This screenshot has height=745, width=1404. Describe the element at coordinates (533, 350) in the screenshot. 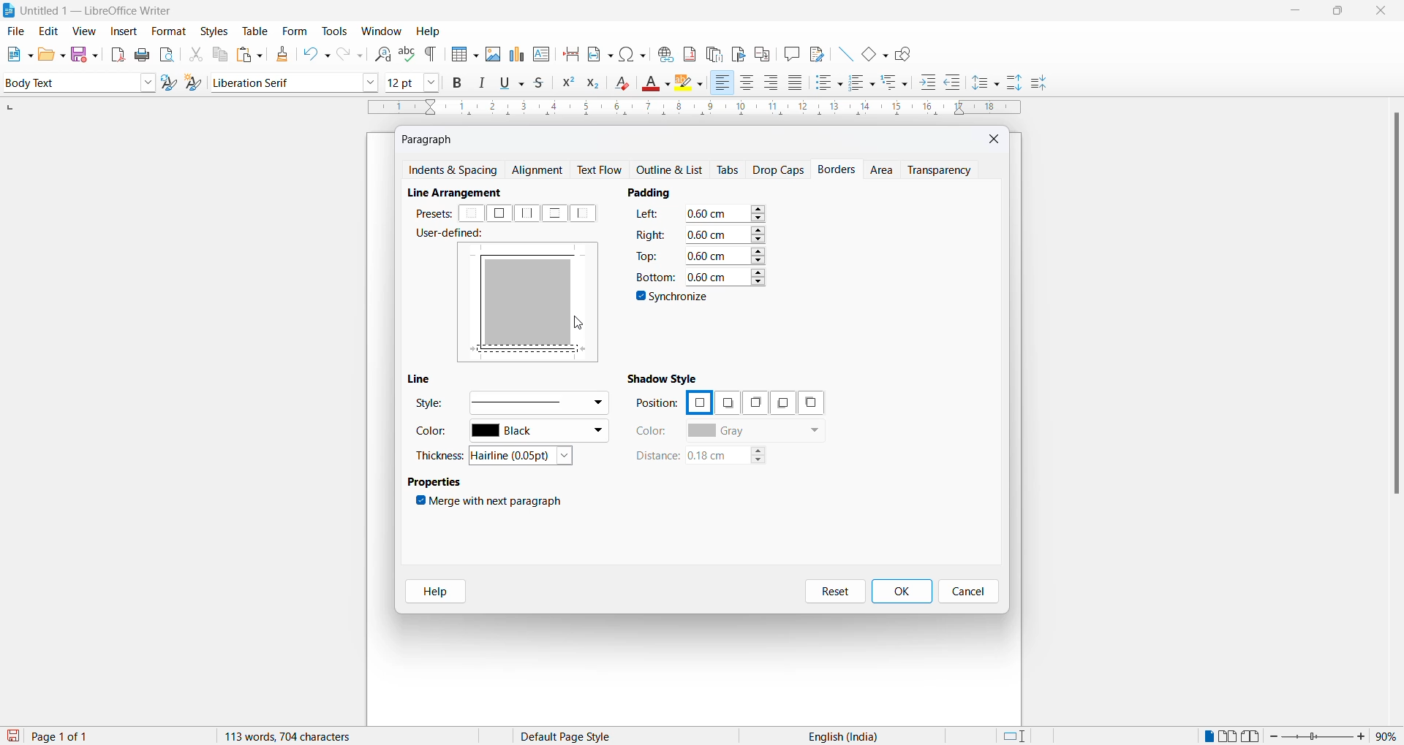

I see `paragraph border` at that location.